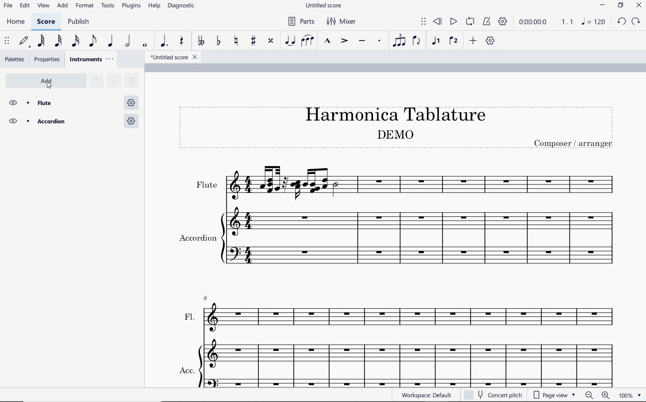 The width and height of the screenshot is (646, 402). What do you see at coordinates (218, 42) in the screenshot?
I see `toggle flat` at bounding box center [218, 42].